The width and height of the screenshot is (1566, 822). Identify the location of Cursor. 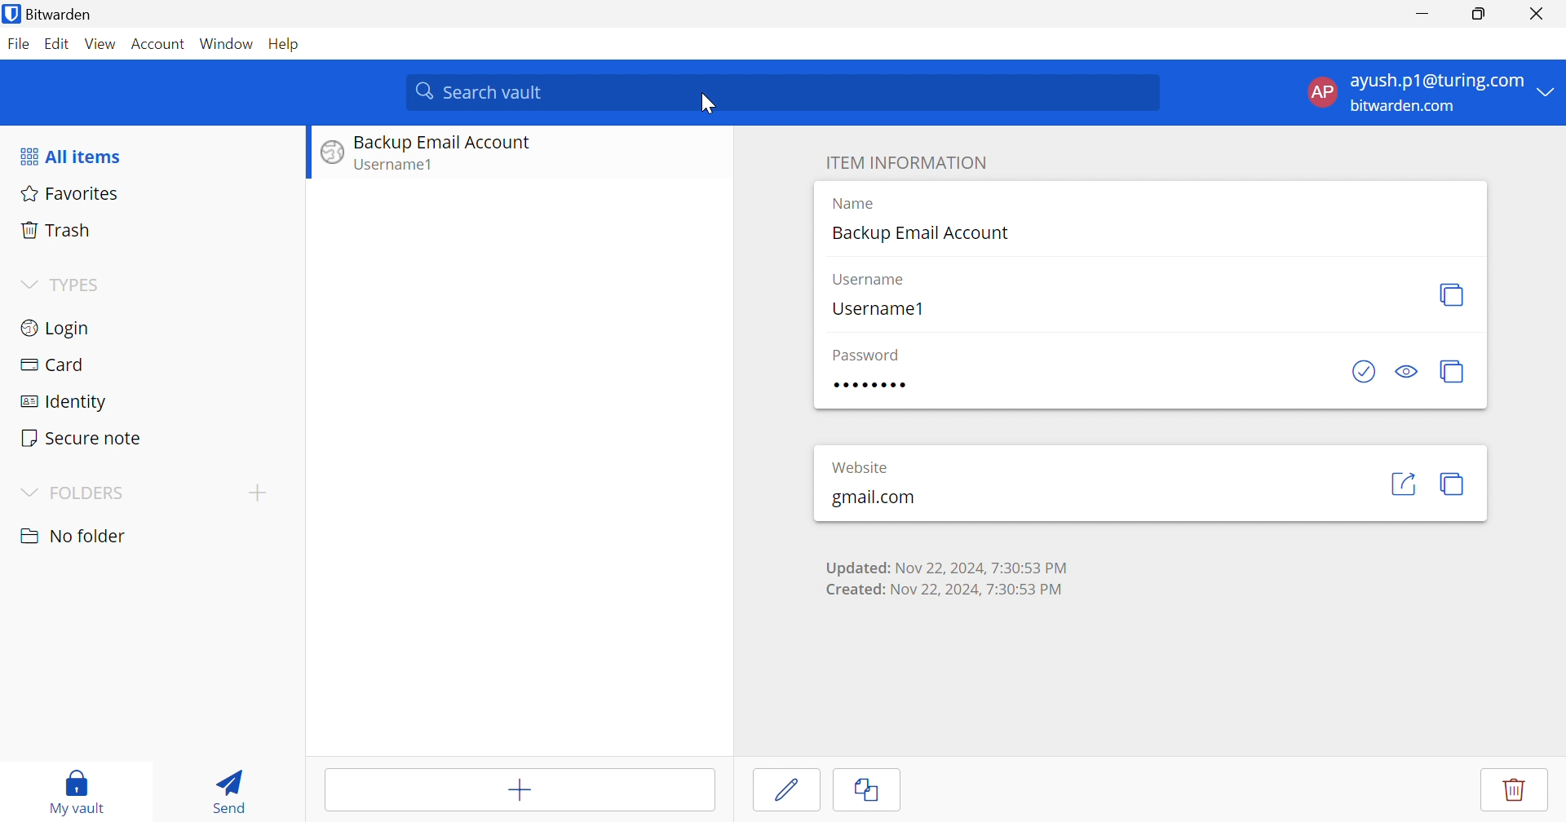
(785, 792).